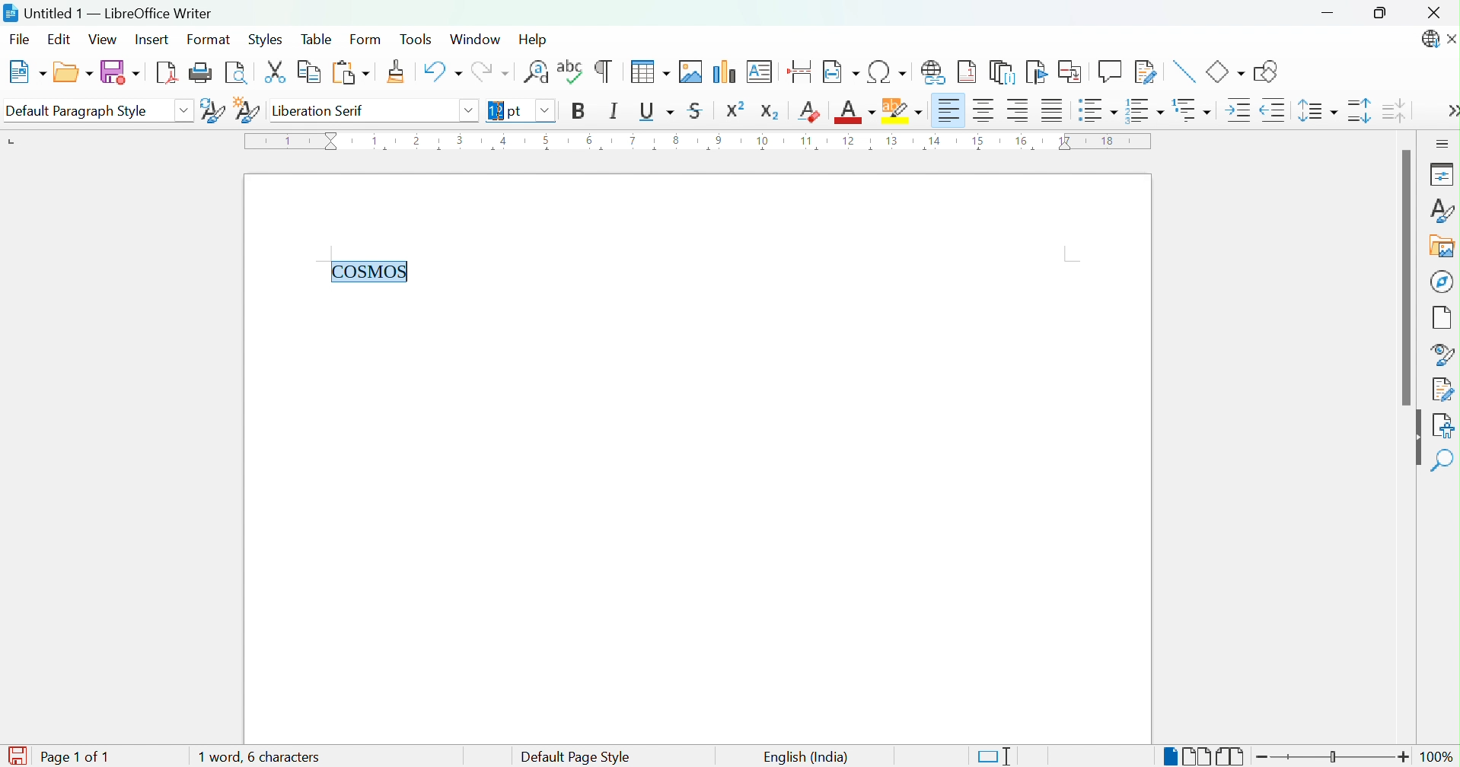 Image resolution: width=1460 pixels, height=767 pixels. Describe the element at coordinates (283, 757) in the screenshot. I see `1 word, 6 characters` at that location.